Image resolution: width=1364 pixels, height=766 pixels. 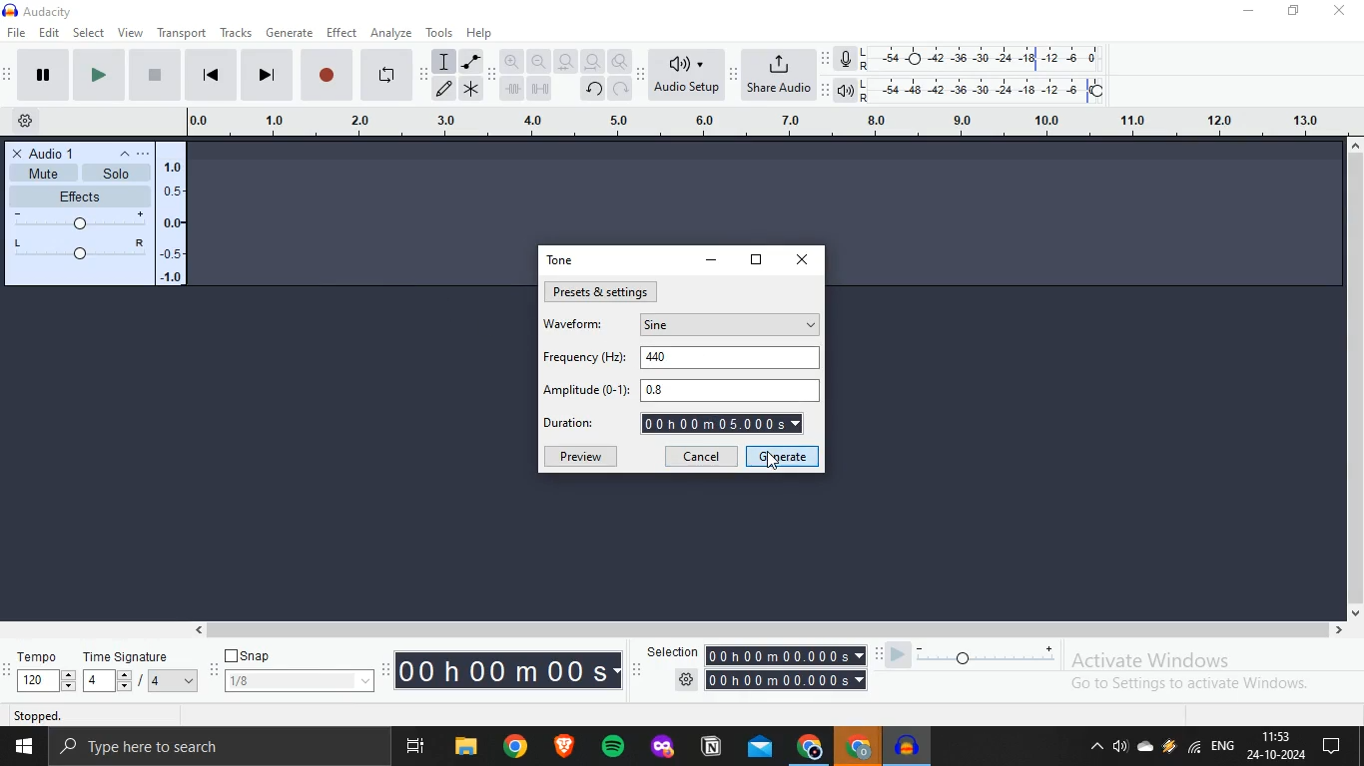 I want to click on LR Mike, so click(x=975, y=60).